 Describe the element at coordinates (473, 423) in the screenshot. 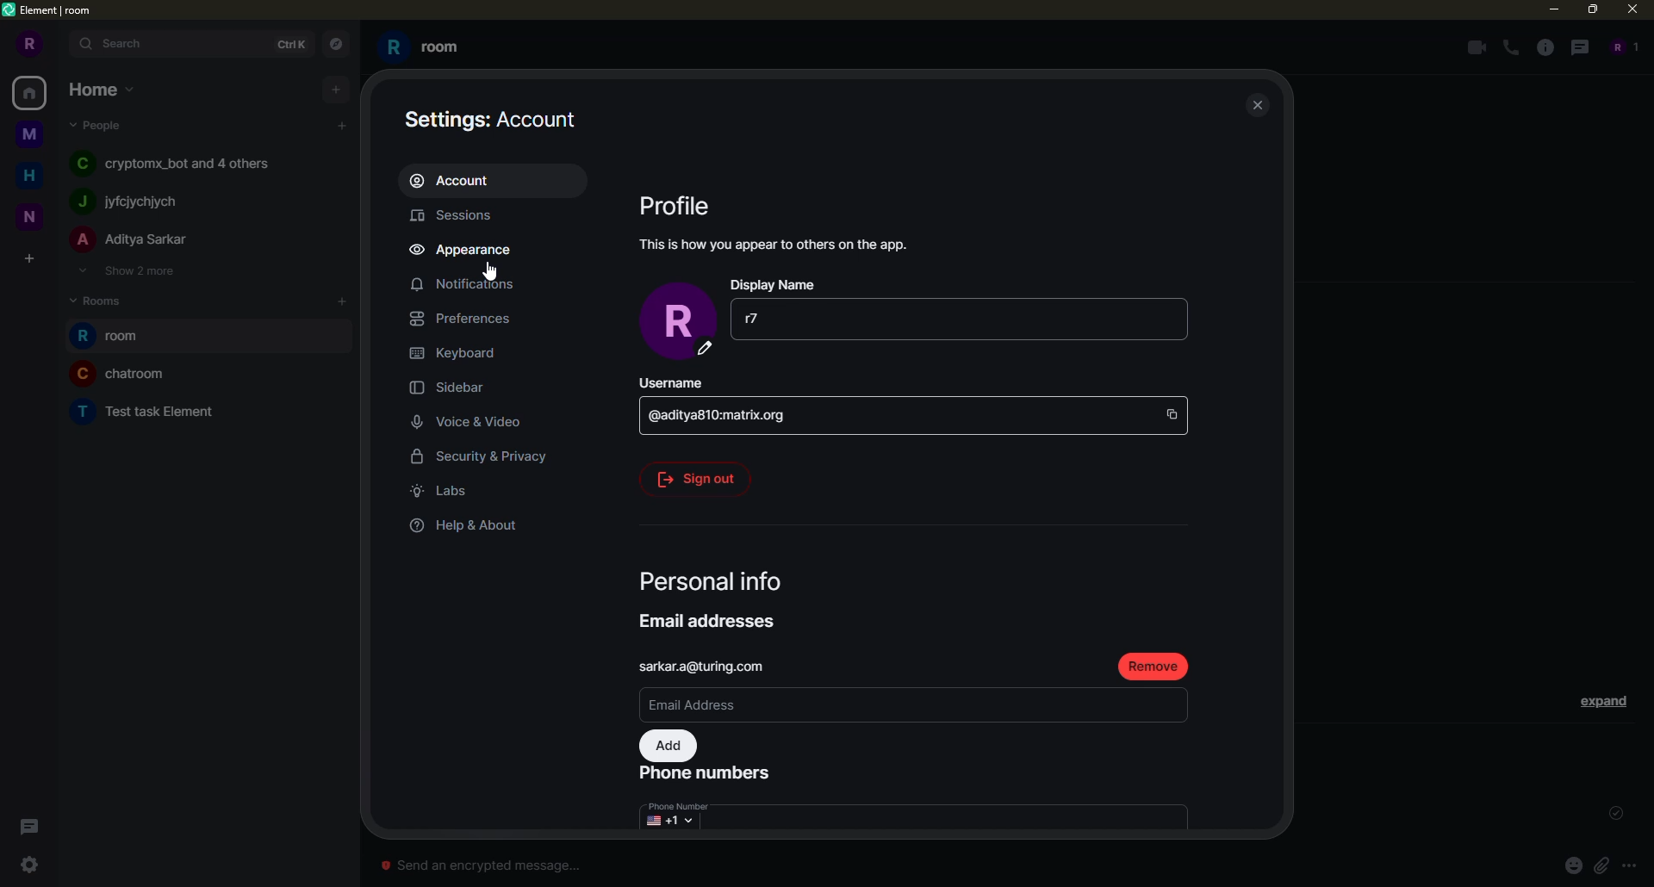

I see `voice & video` at that location.